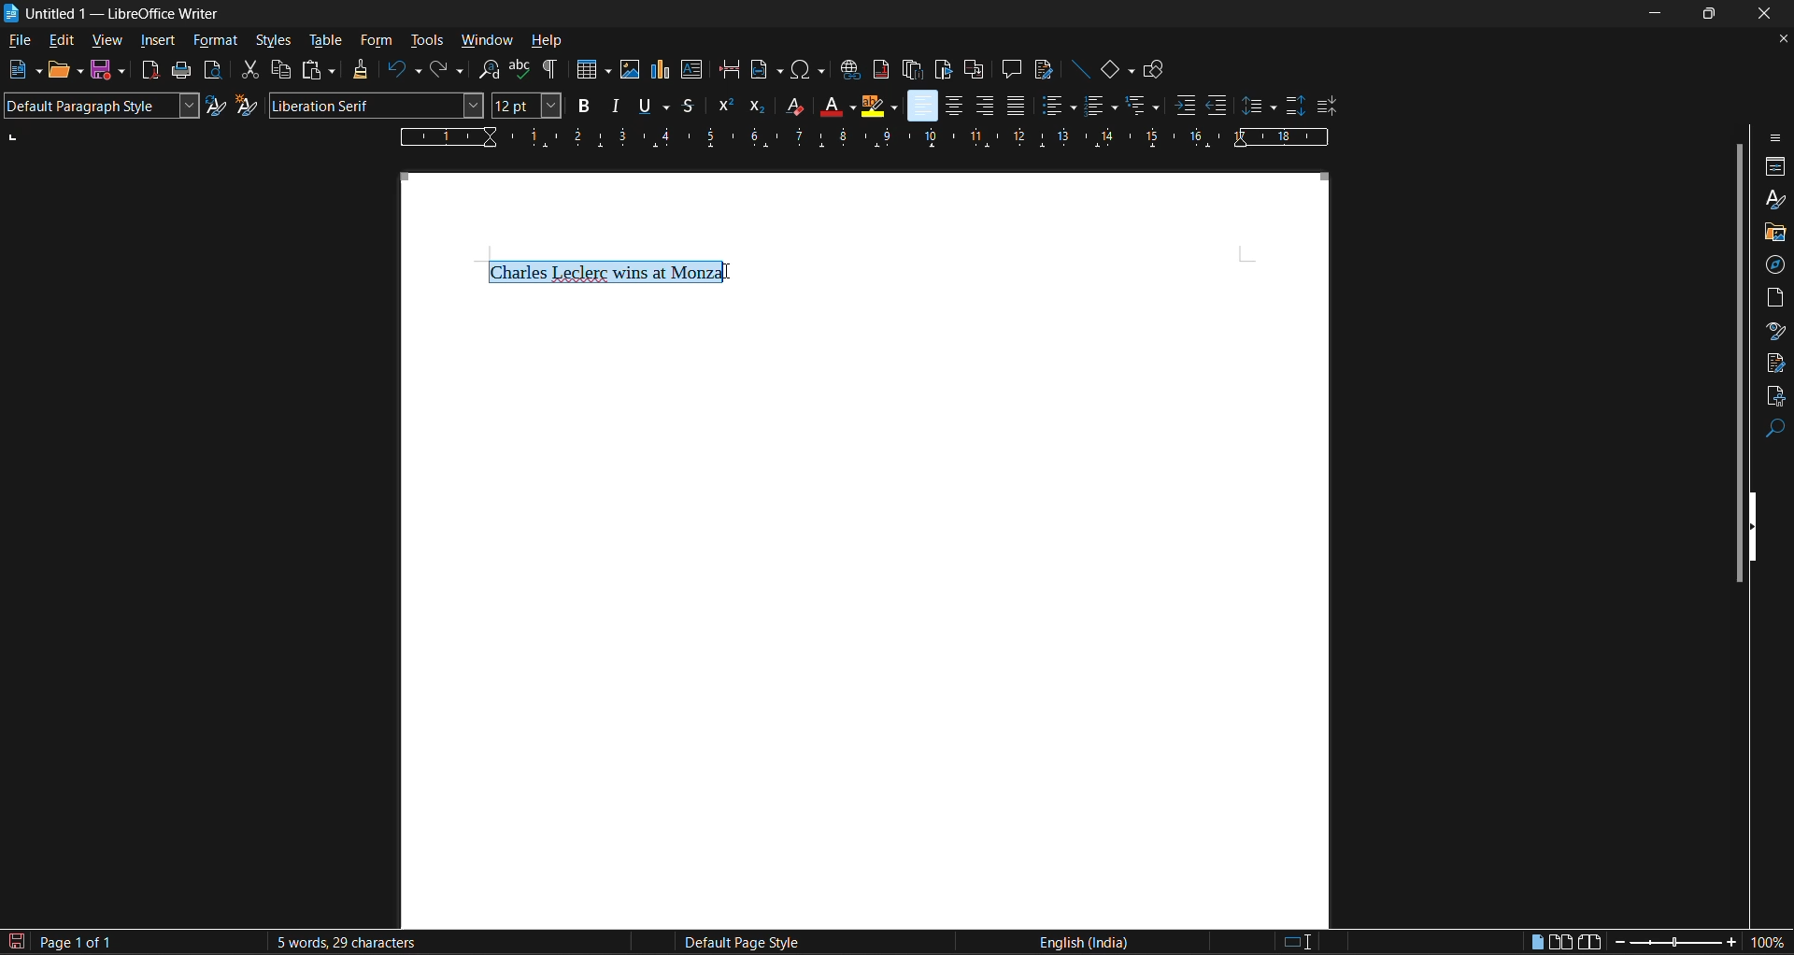 The height and width of the screenshot is (955, 1794). What do you see at coordinates (1673, 945) in the screenshot?
I see `zoom slider` at bounding box center [1673, 945].